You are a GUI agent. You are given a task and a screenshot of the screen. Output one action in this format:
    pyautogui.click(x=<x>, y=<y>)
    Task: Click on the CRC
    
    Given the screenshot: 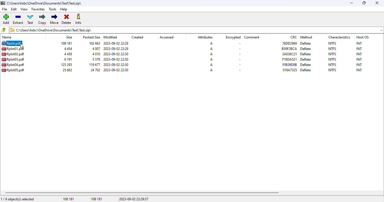 What is the action you would take?
    pyautogui.click(x=289, y=54)
    